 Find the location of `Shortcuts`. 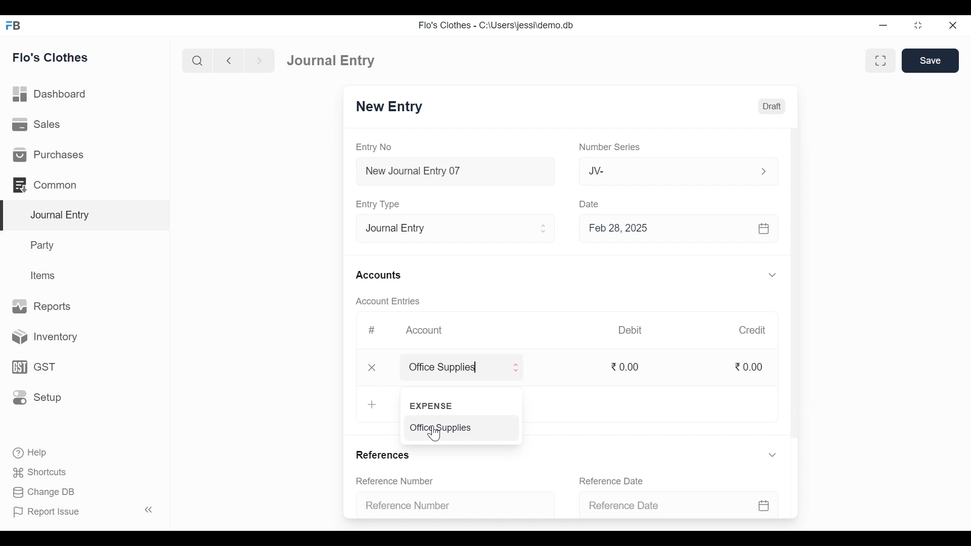

Shortcuts is located at coordinates (46, 471).